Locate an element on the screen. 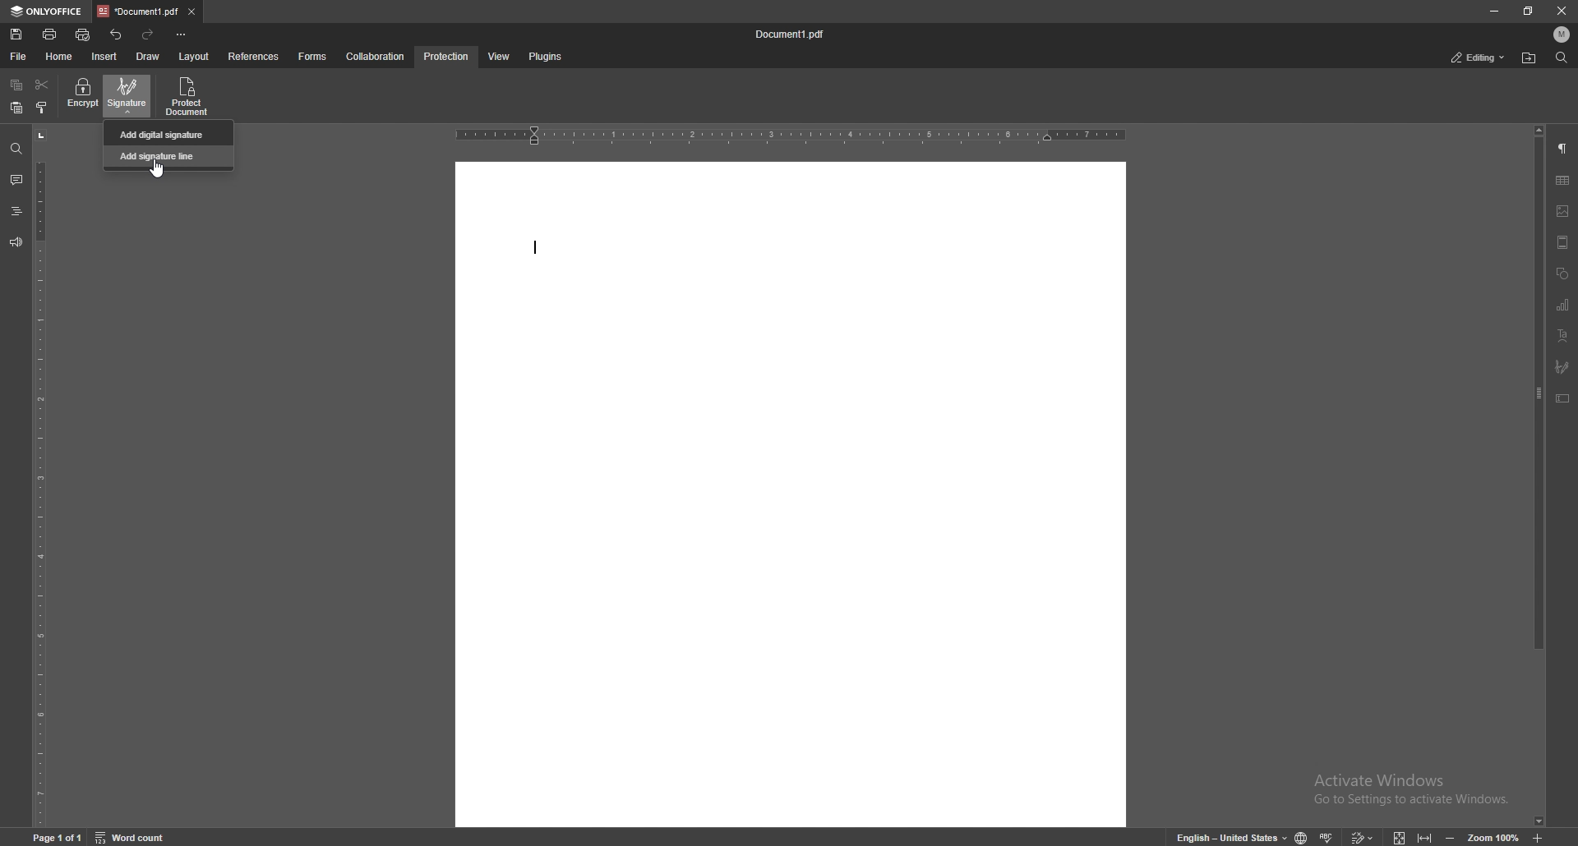  signature is located at coordinates (129, 95).